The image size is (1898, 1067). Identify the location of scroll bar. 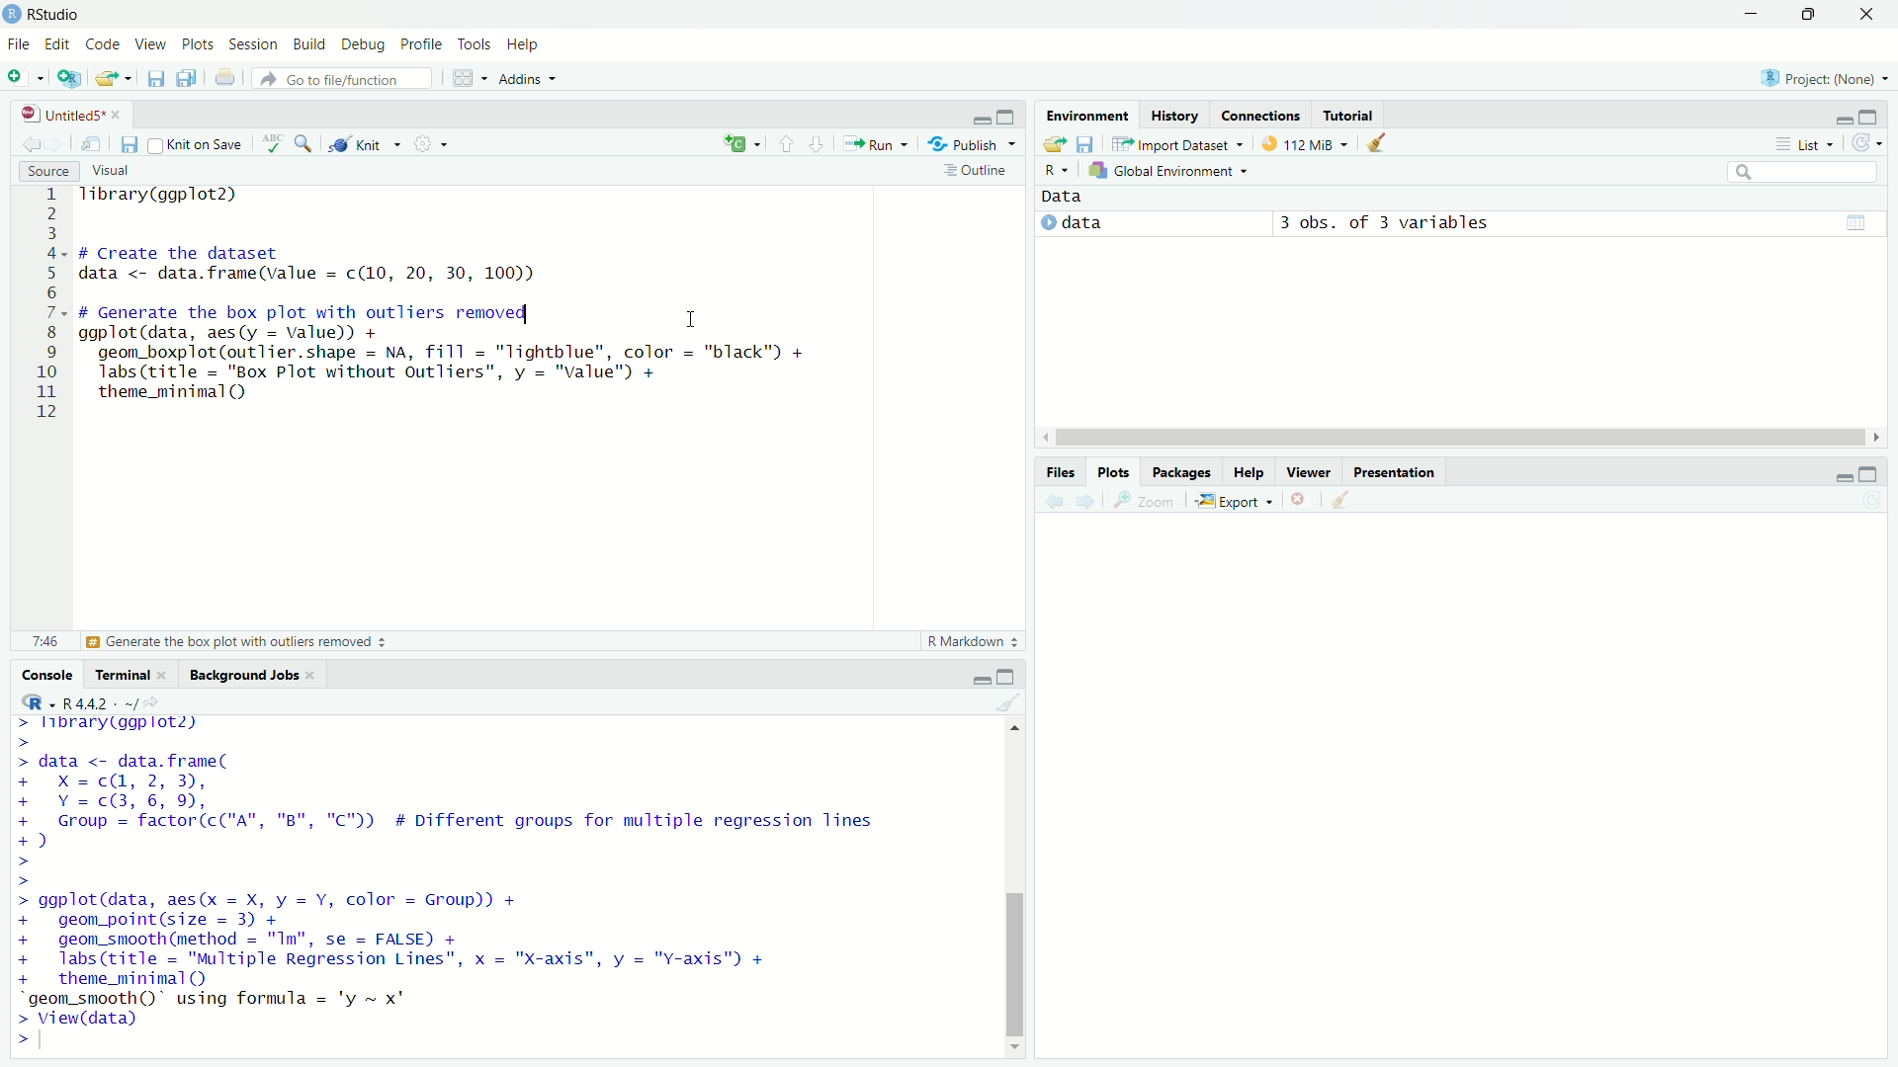
(1013, 887).